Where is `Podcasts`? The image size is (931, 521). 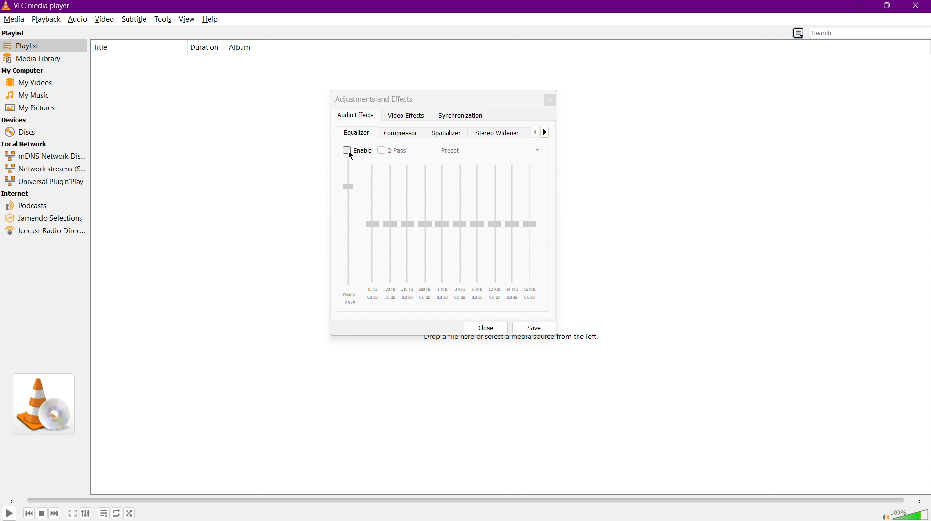 Podcasts is located at coordinates (28, 204).